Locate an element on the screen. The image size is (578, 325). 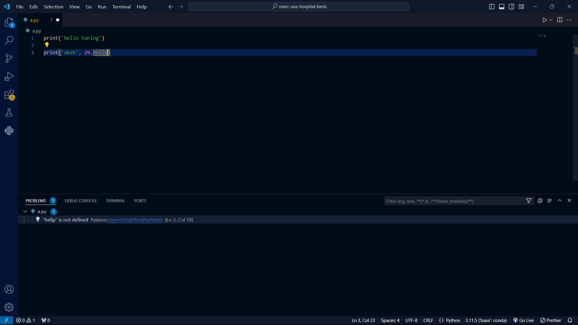
file is located at coordinates (20, 7).